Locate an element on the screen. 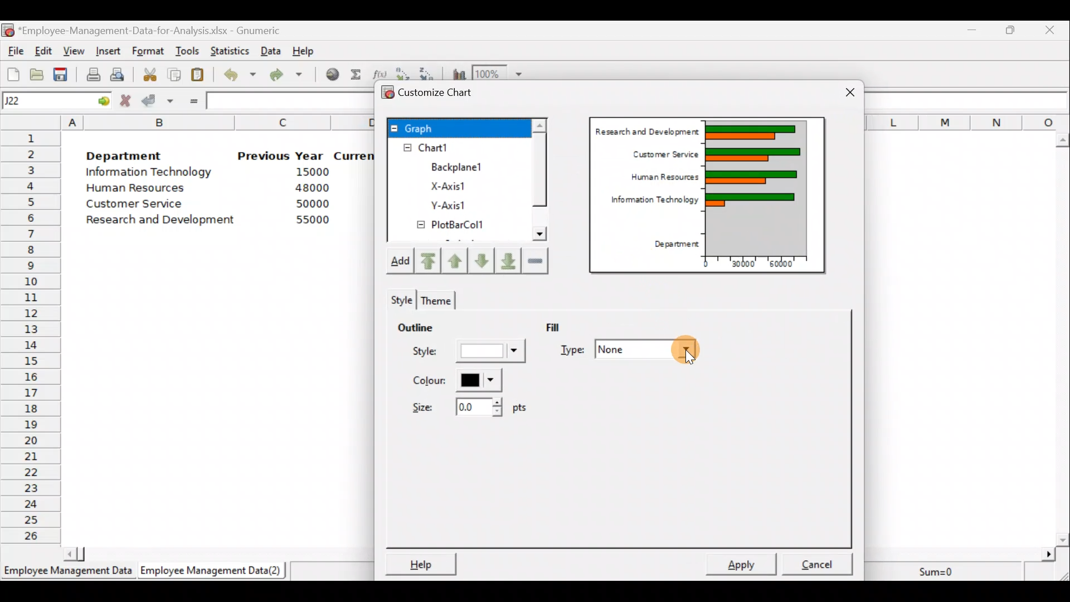 This screenshot has width=1070, height=602. Redo undone action is located at coordinates (292, 76).